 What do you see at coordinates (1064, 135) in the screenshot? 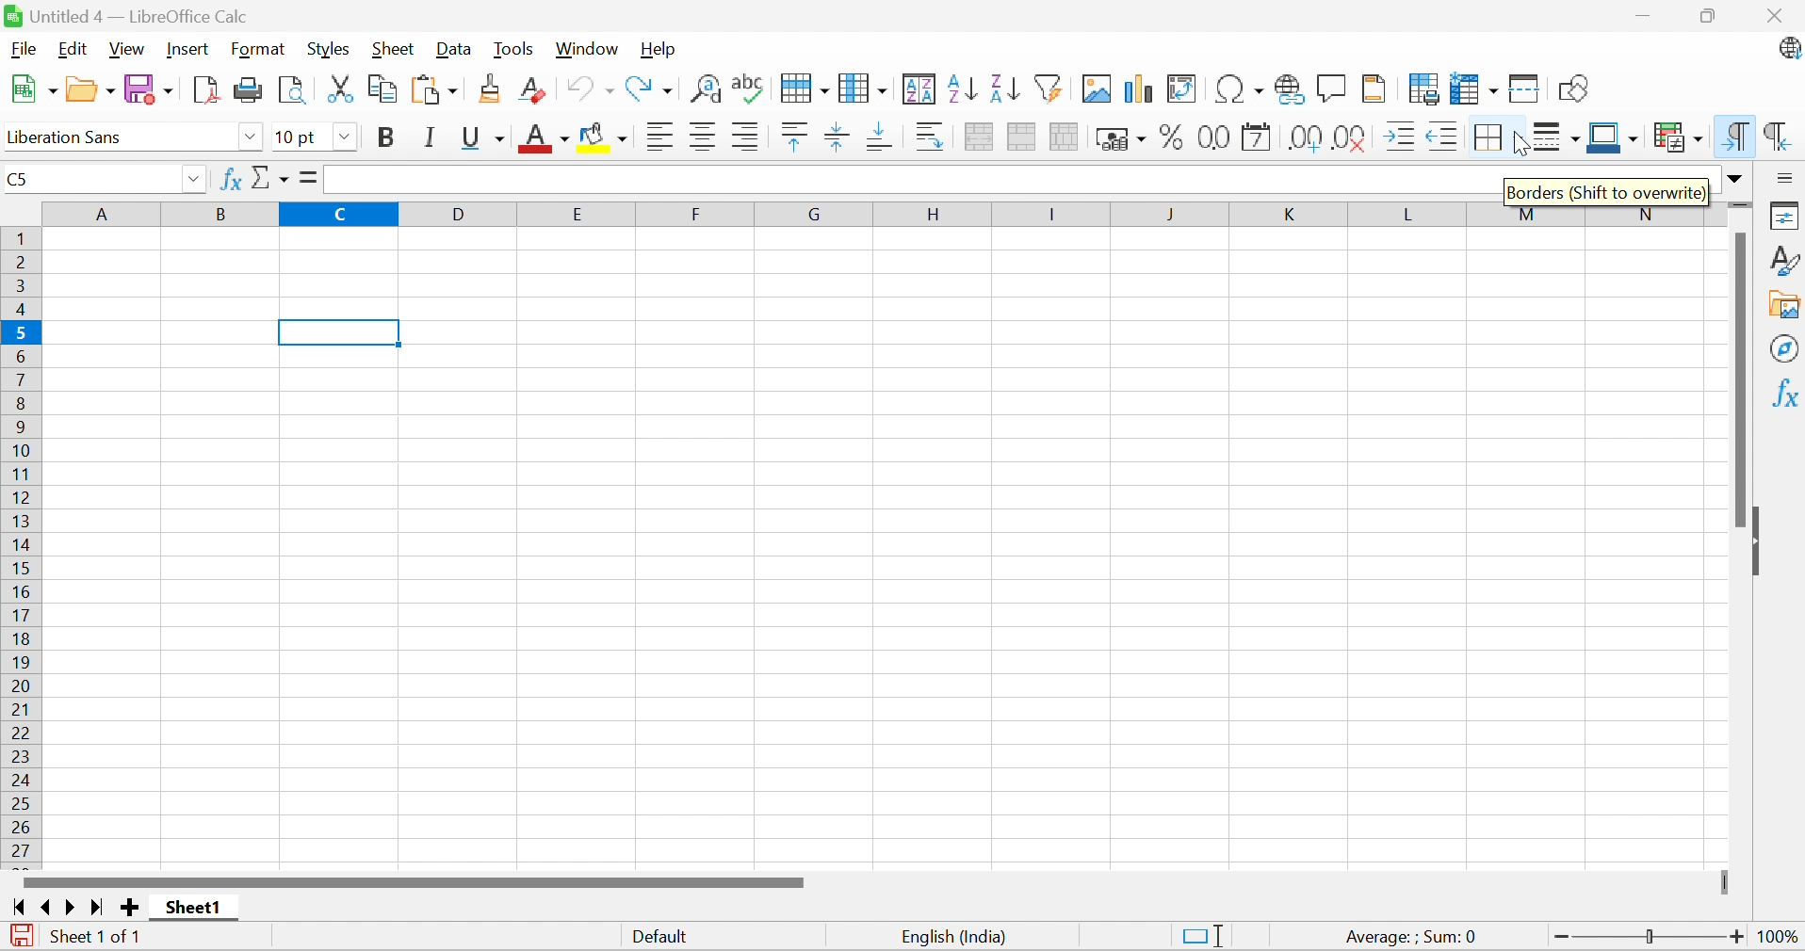
I see `Unmerge cells` at bounding box center [1064, 135].